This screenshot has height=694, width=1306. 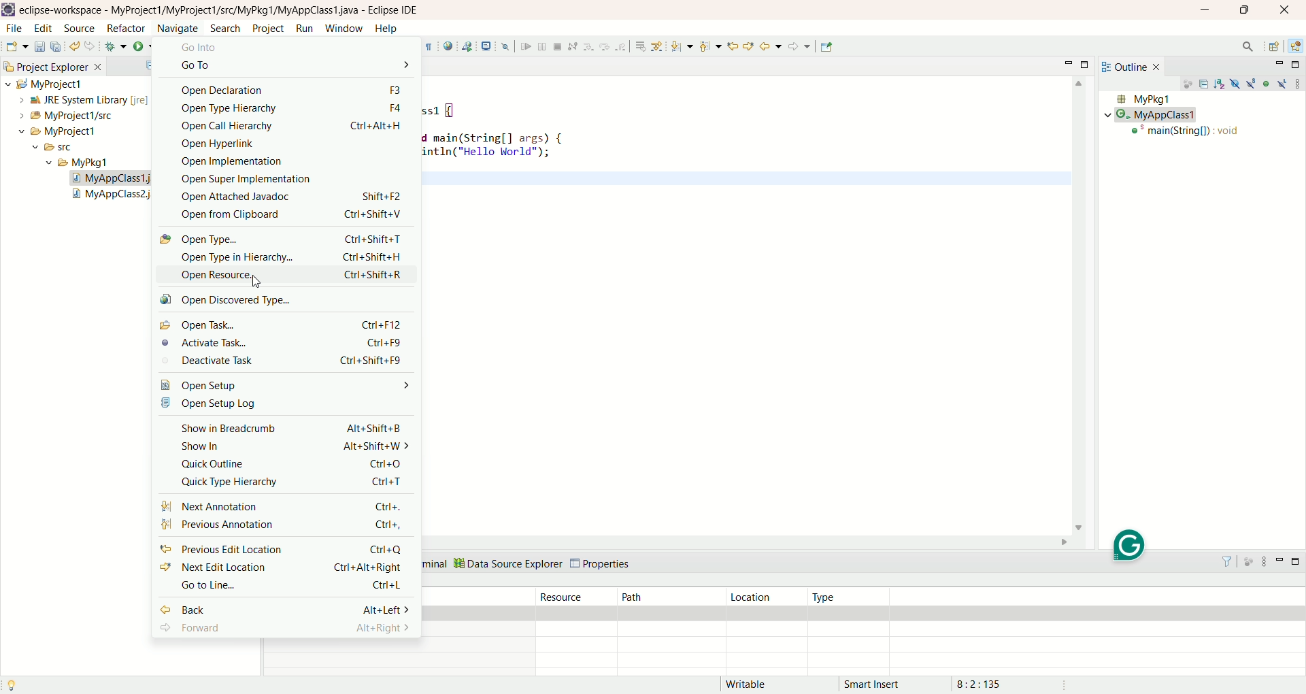 What do you see at coordinates (1284, 83) in the screenshot?
I see `hide local type` at bounding box center [1284, 83].